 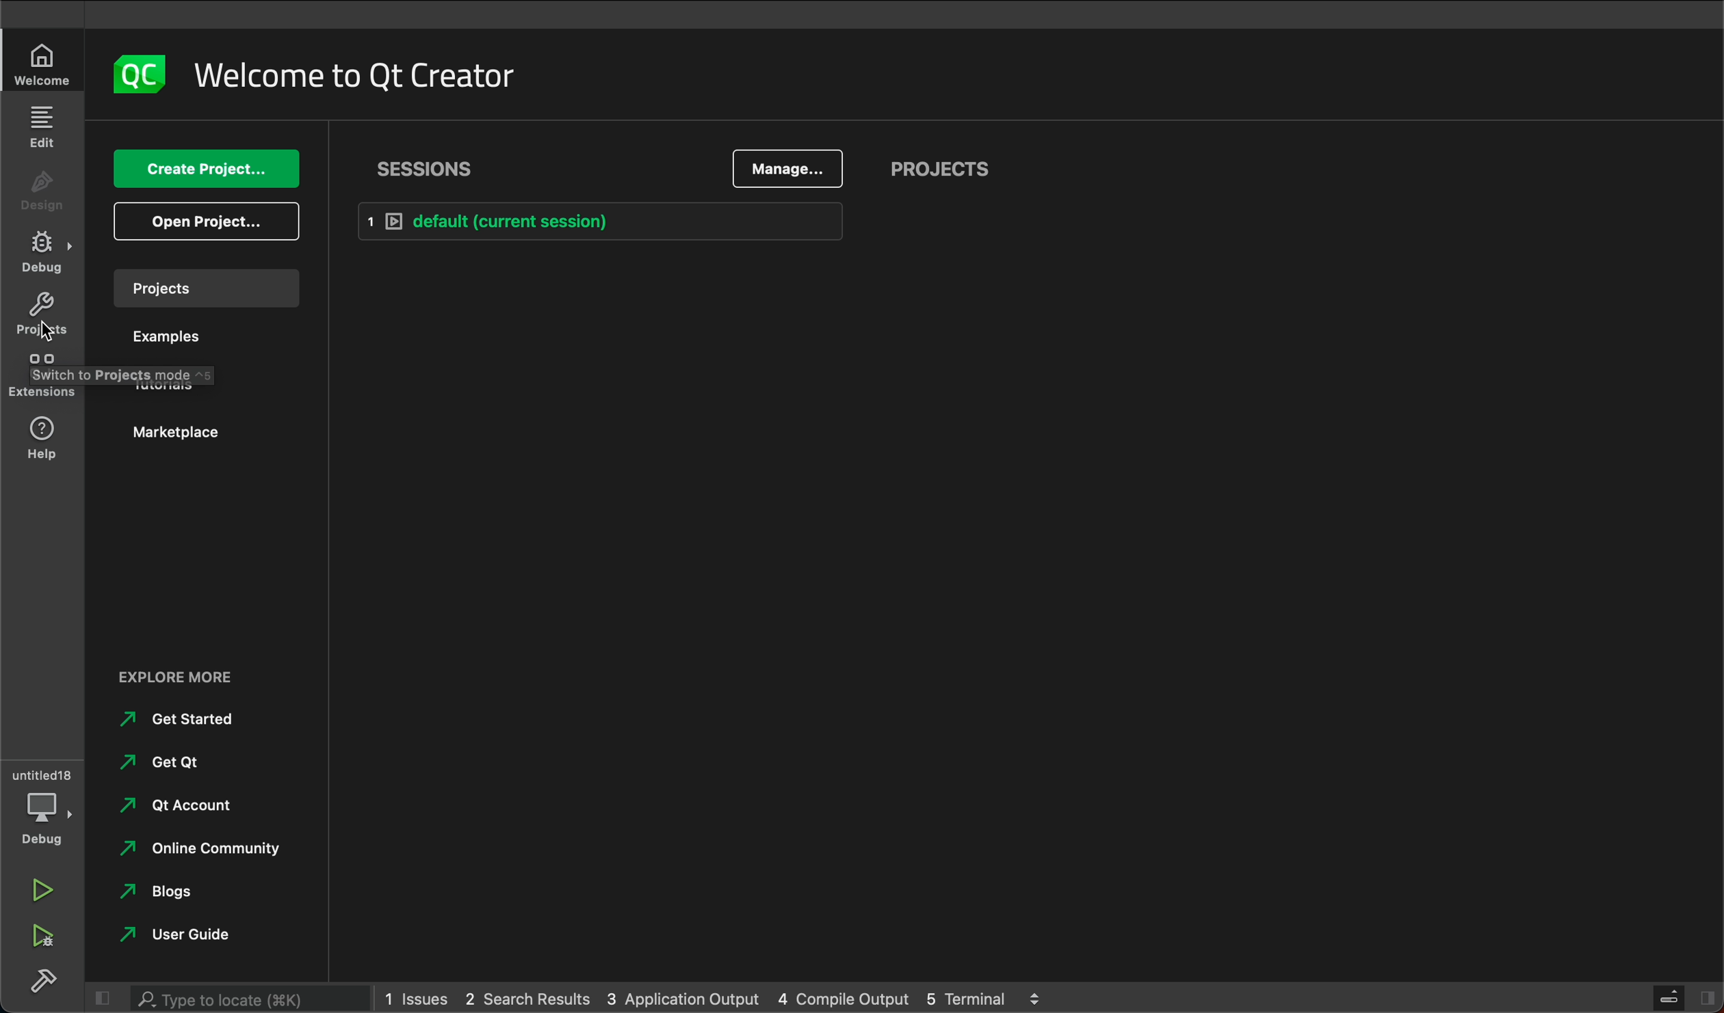 I want to click on extensions, so click(x=44, y=378).